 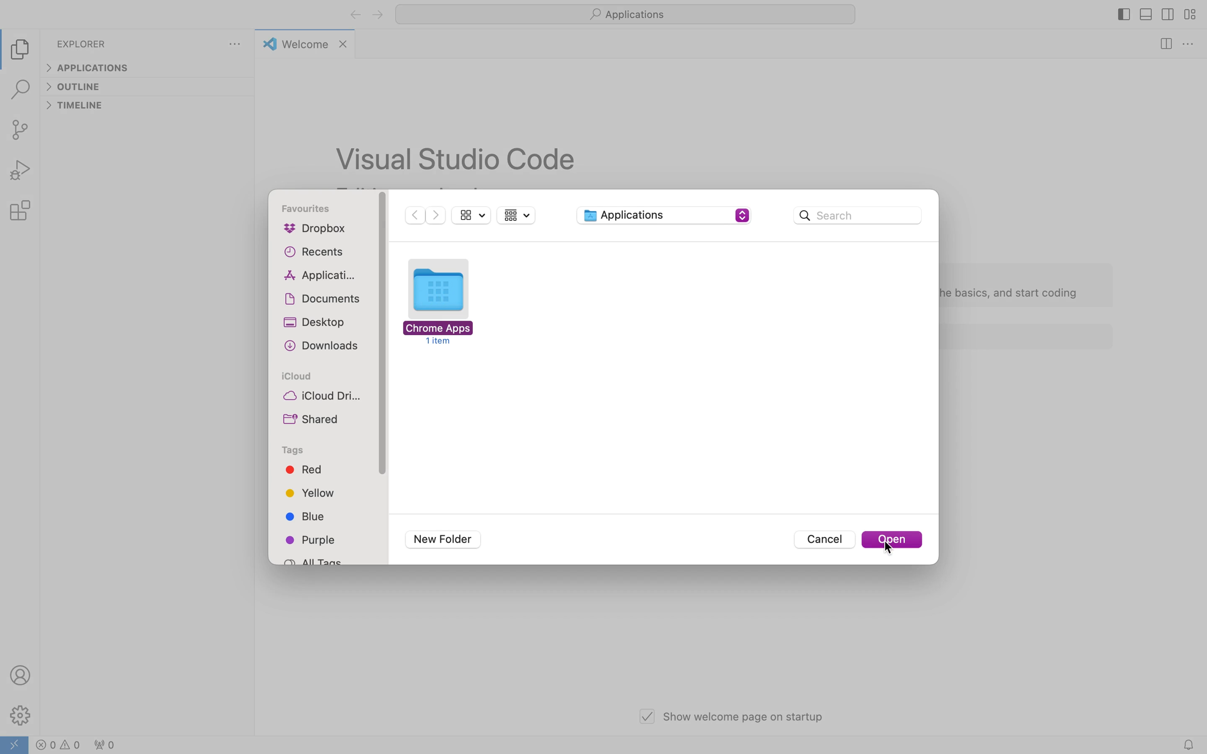 I want to click on vs code text, so click(x=459, y=159).